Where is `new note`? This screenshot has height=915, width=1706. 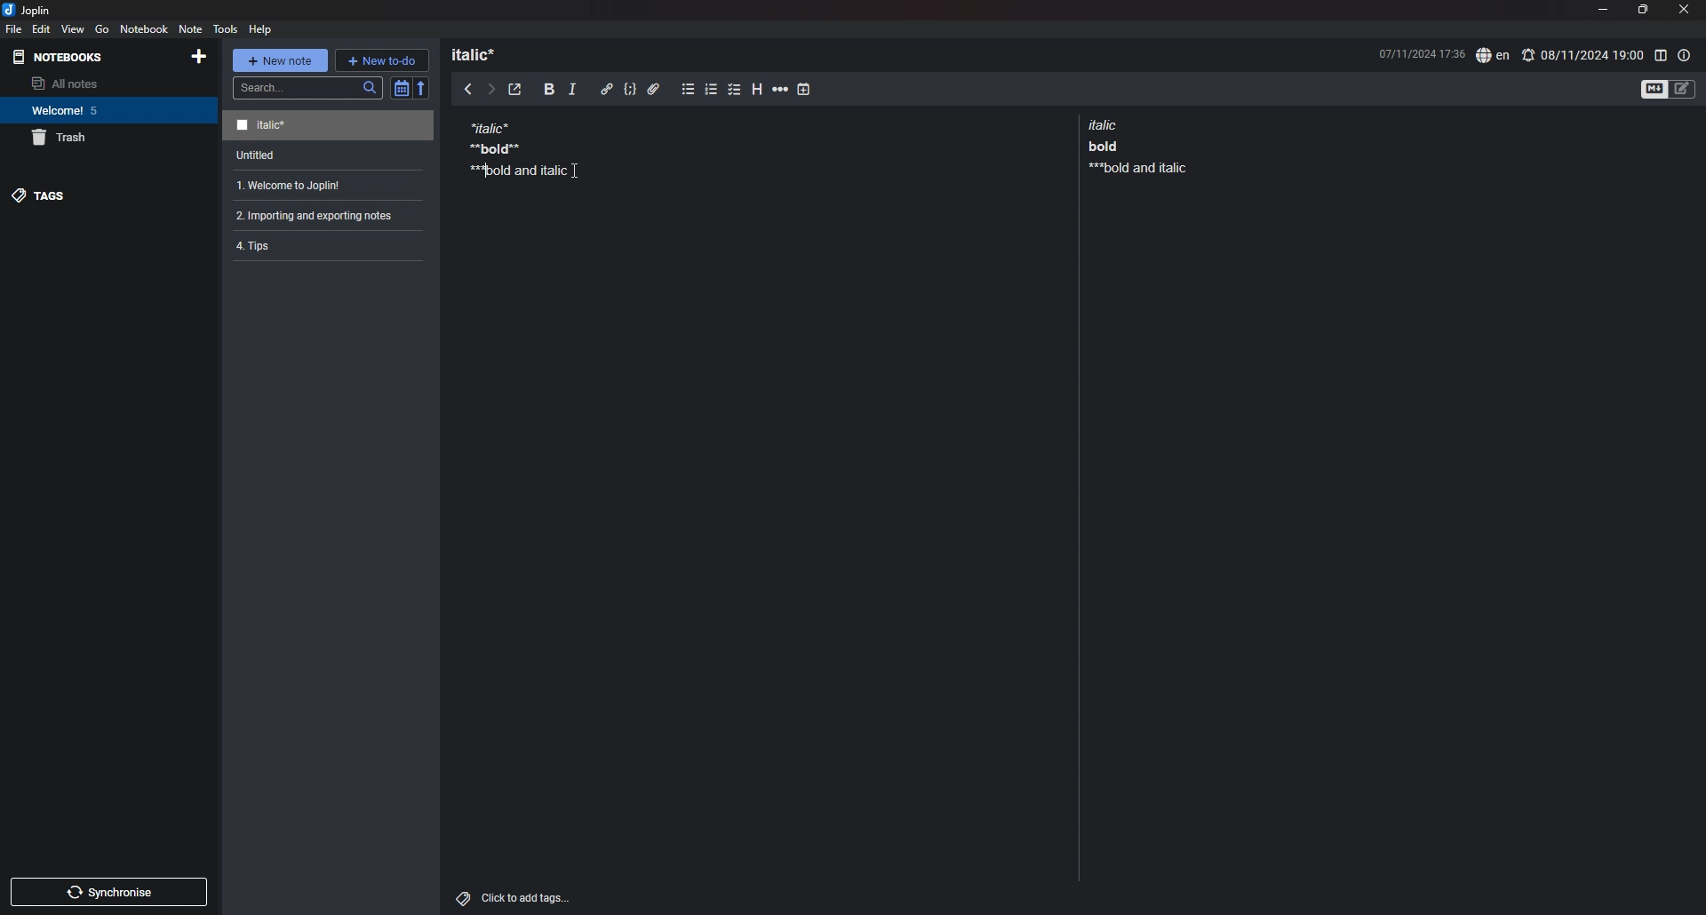 new note is located at coordinates (279, 60).